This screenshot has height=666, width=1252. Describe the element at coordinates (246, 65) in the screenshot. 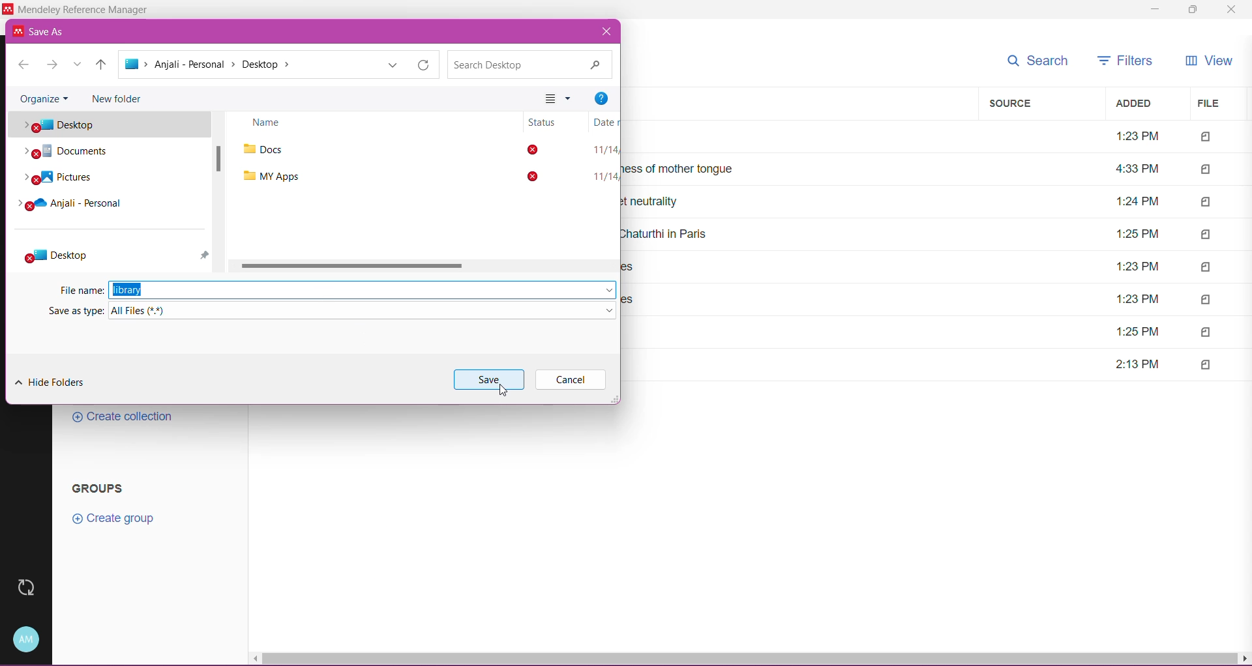

I see `Selected Path to save the library` at that location.